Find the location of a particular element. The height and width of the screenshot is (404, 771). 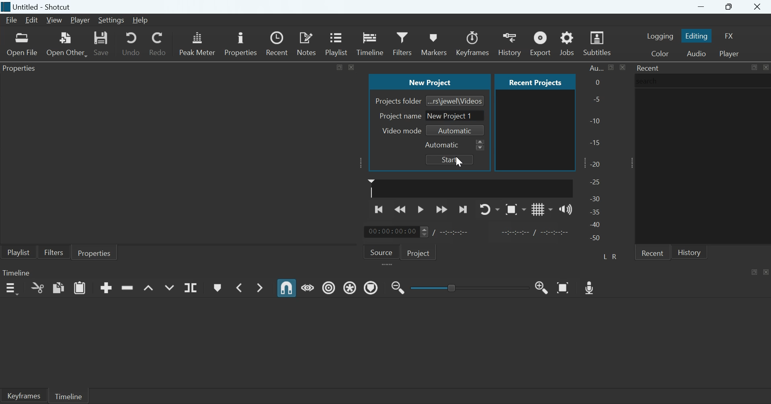

Cursor is located at coordinates (458, 162).